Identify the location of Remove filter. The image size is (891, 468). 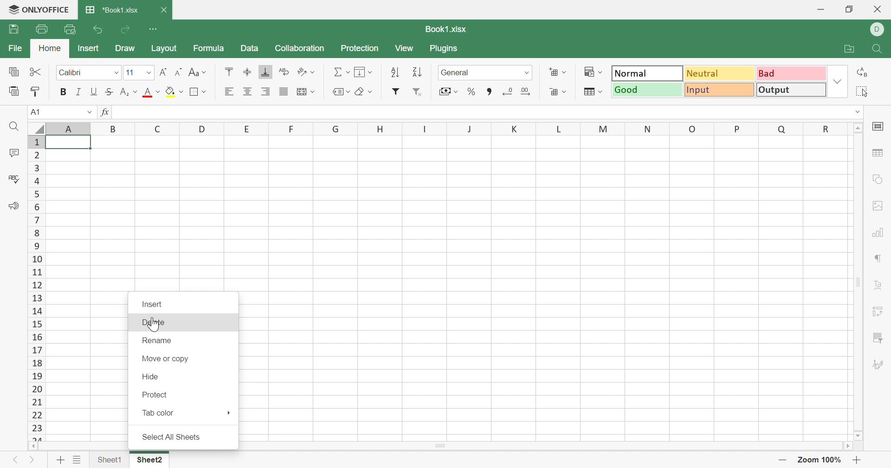
(420, 92).